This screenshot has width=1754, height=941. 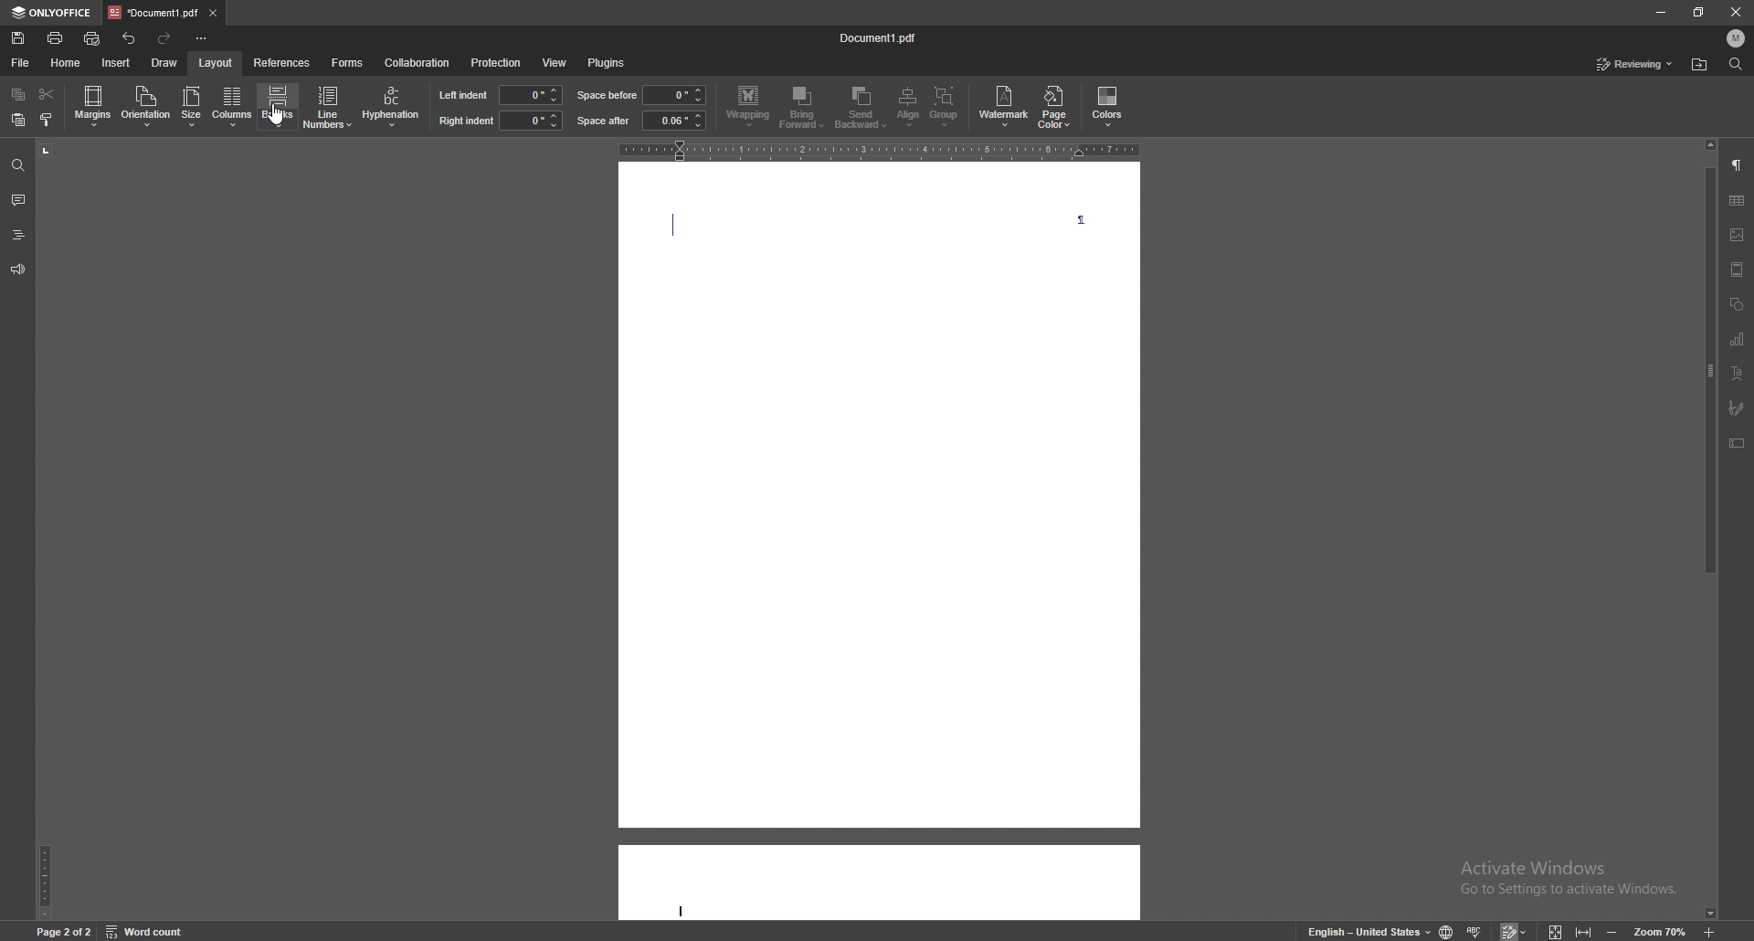 What do you see at coordinates (1611, 930) in the screenshot?
I see `Zoom out` at bounding box center [1611, 930].